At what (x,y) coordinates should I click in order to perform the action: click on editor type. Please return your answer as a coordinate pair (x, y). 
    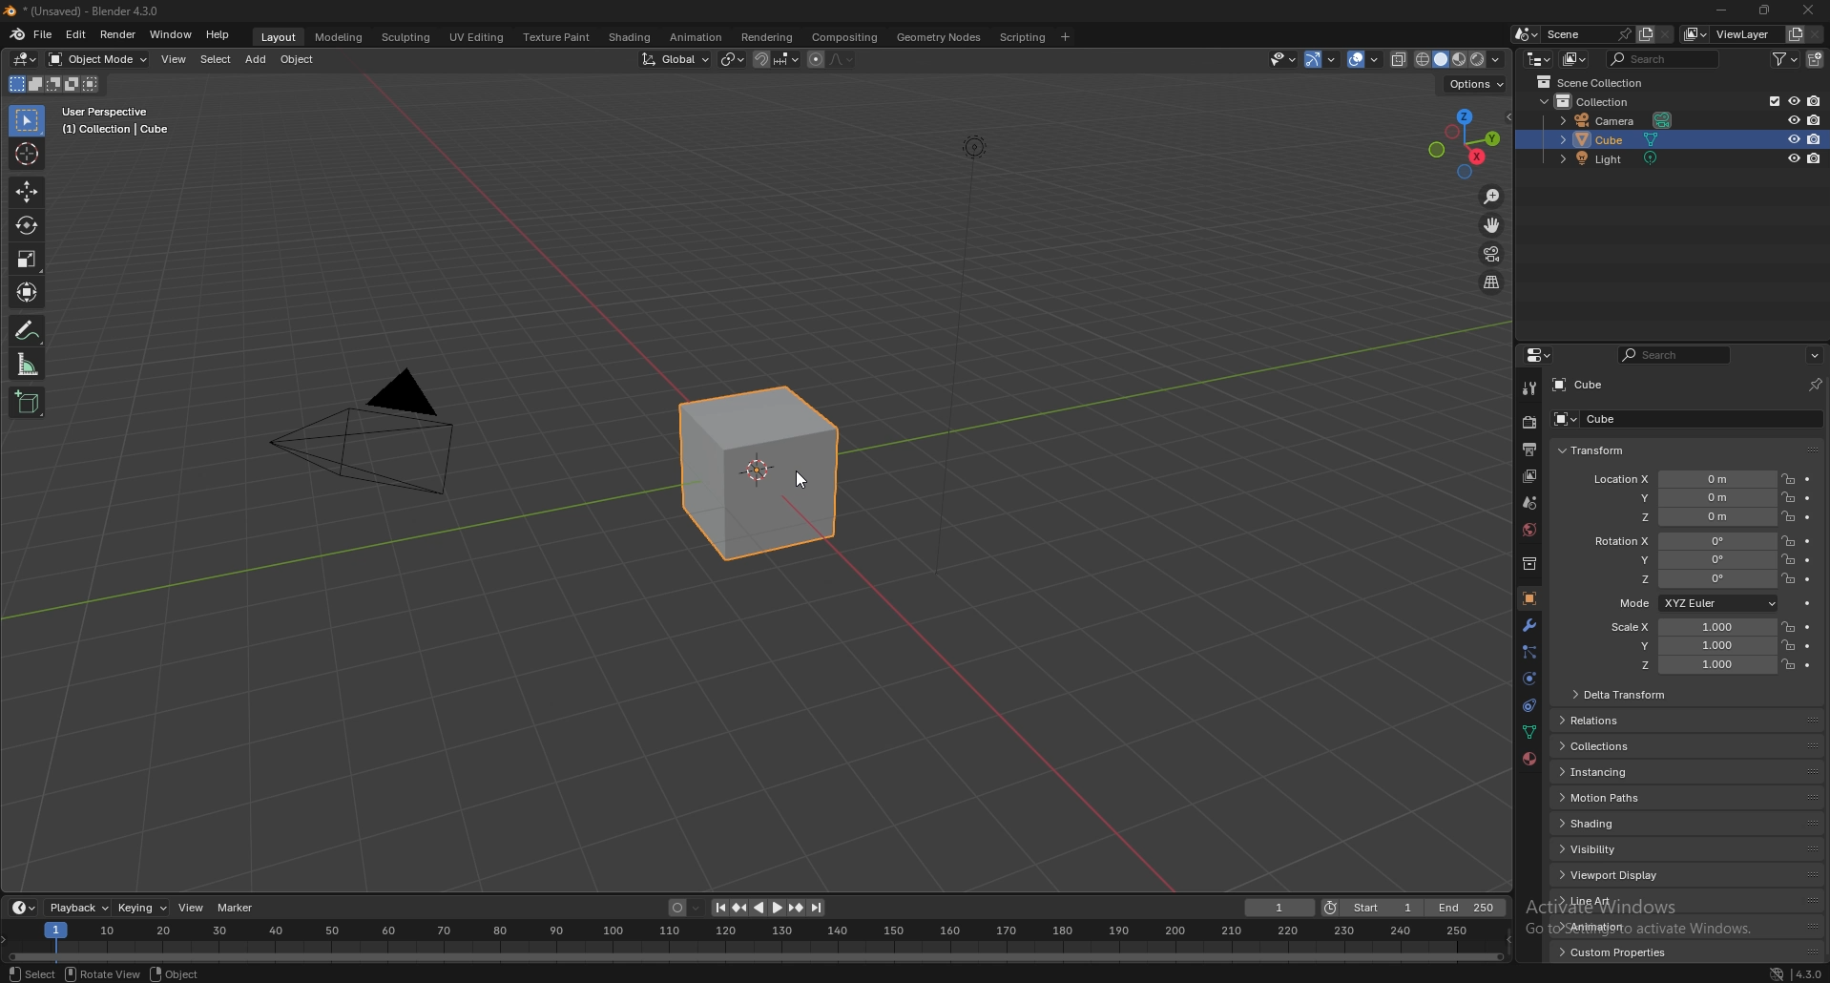
    Looking at the image, I should click on (26, 59).